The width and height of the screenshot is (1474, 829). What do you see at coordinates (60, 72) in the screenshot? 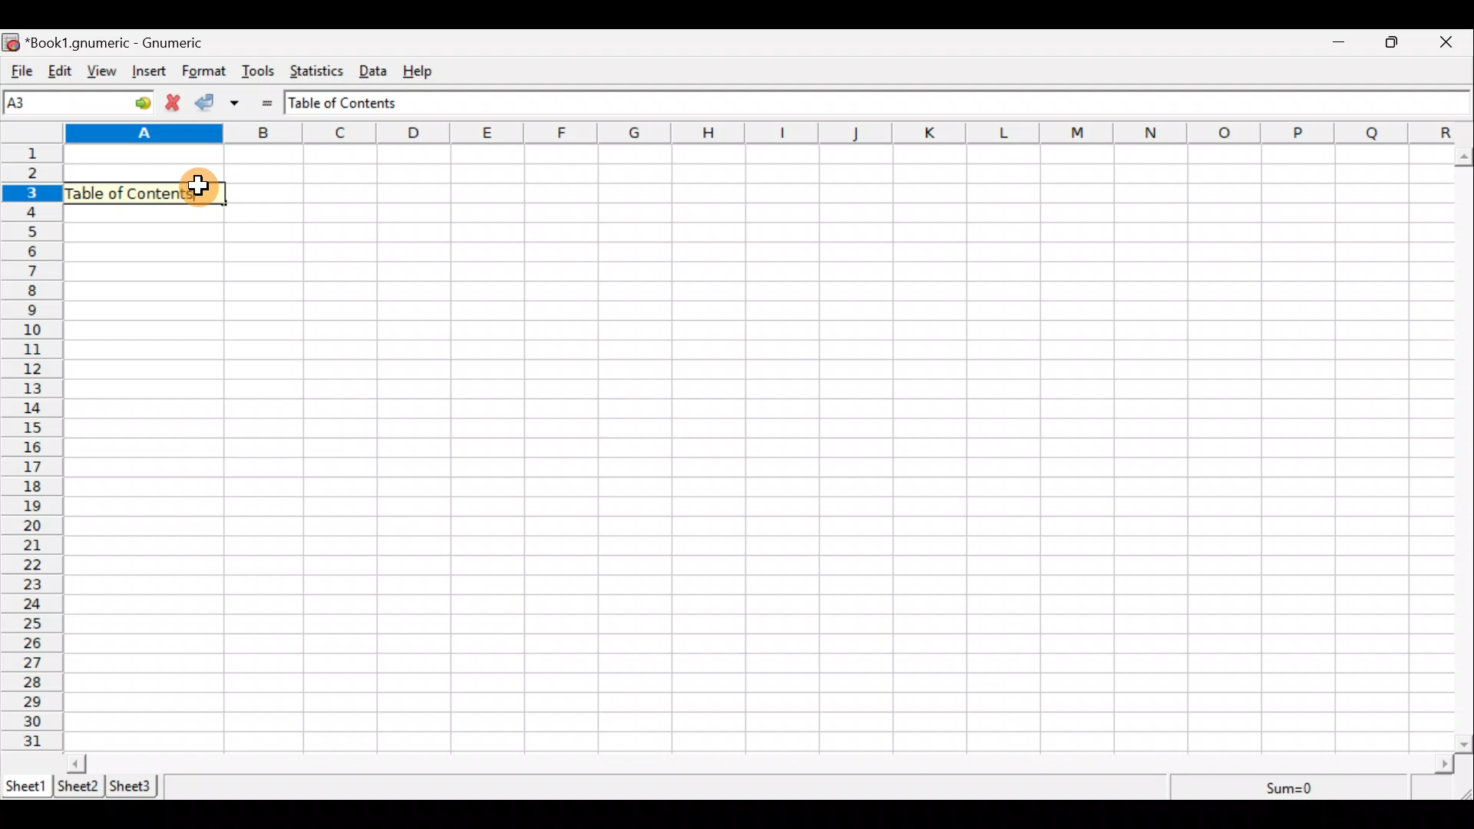
I see `Edit` at bounding box center [60, 72].